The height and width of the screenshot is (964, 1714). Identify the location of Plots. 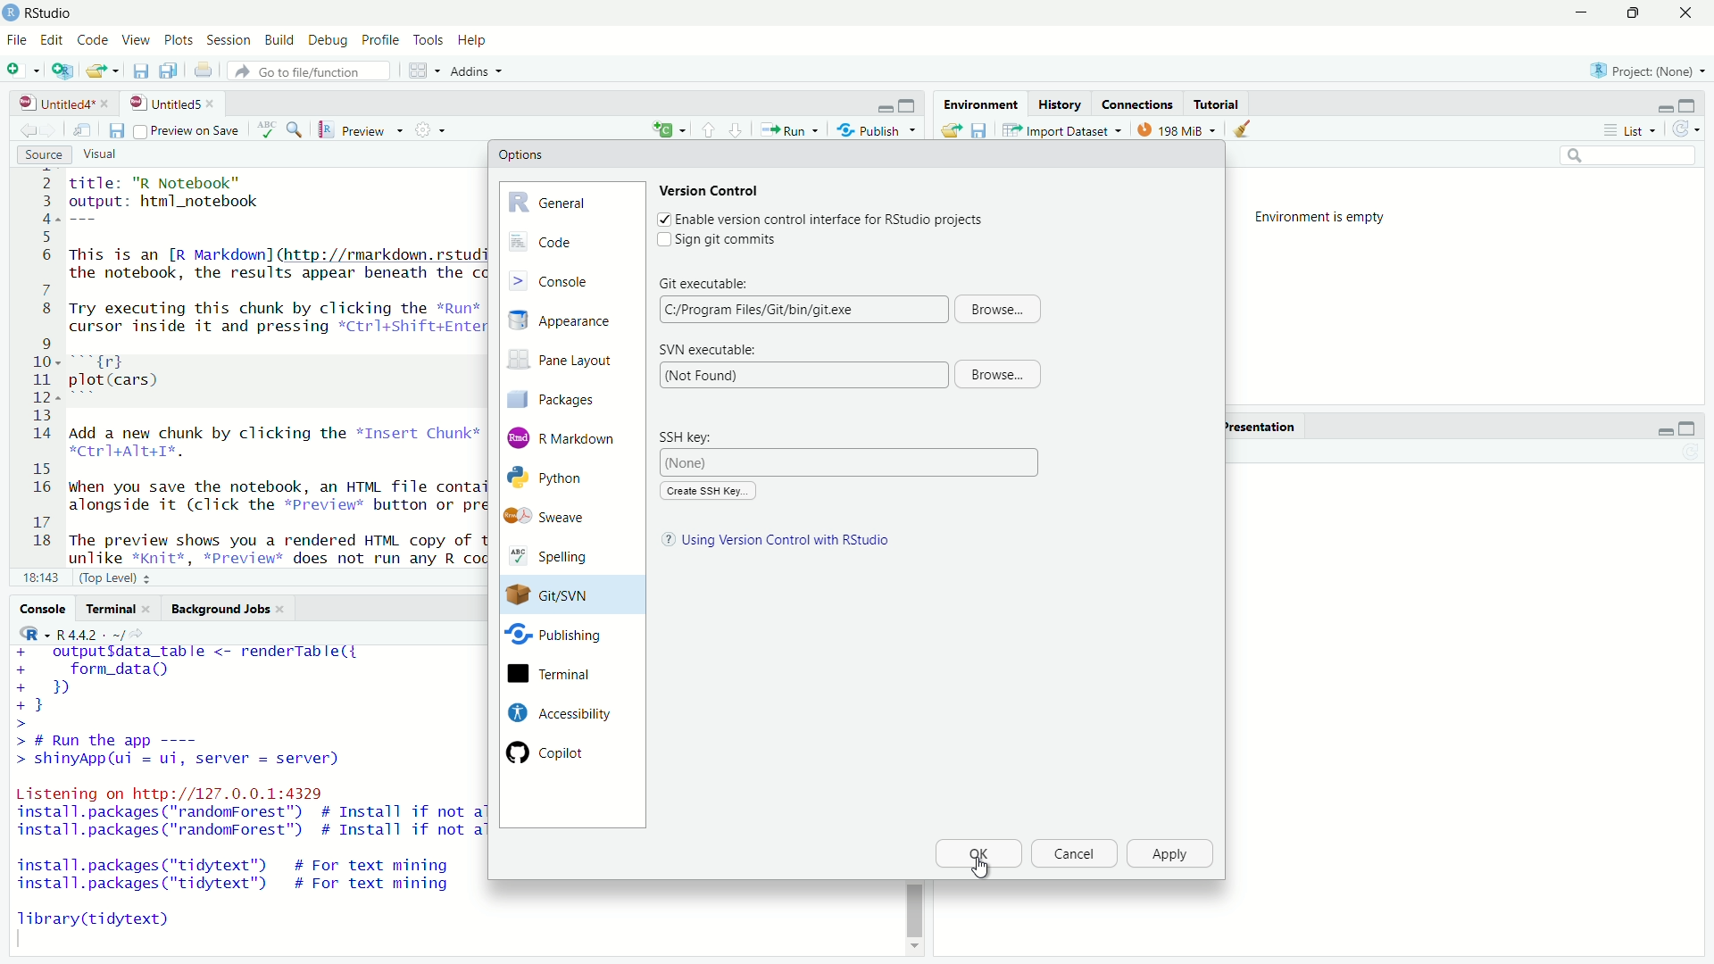
(179, 41).